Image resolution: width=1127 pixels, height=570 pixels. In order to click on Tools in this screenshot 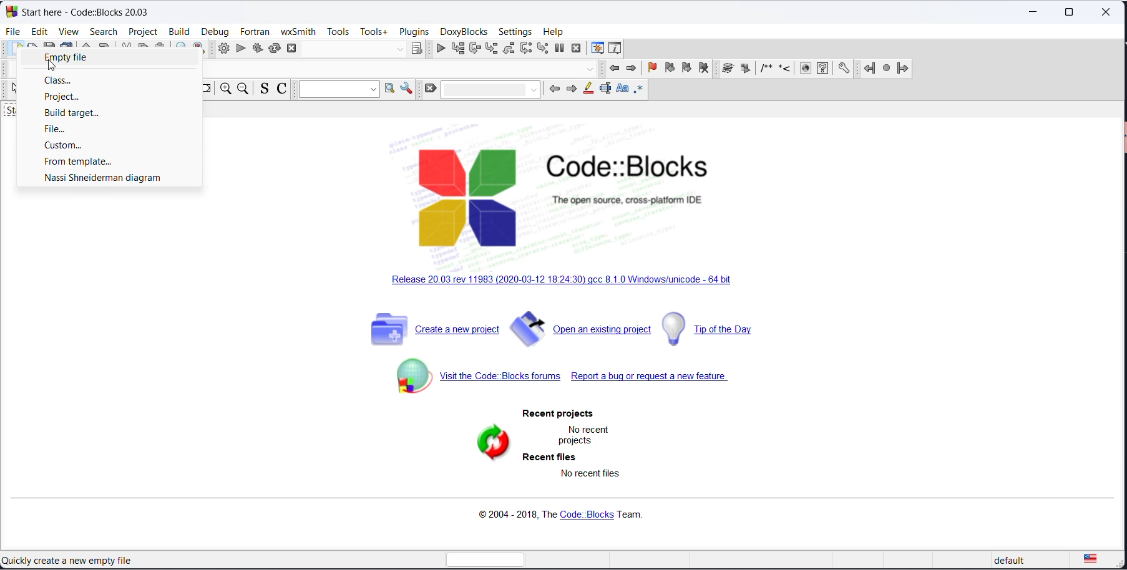, I will do `click(338, 31)`.